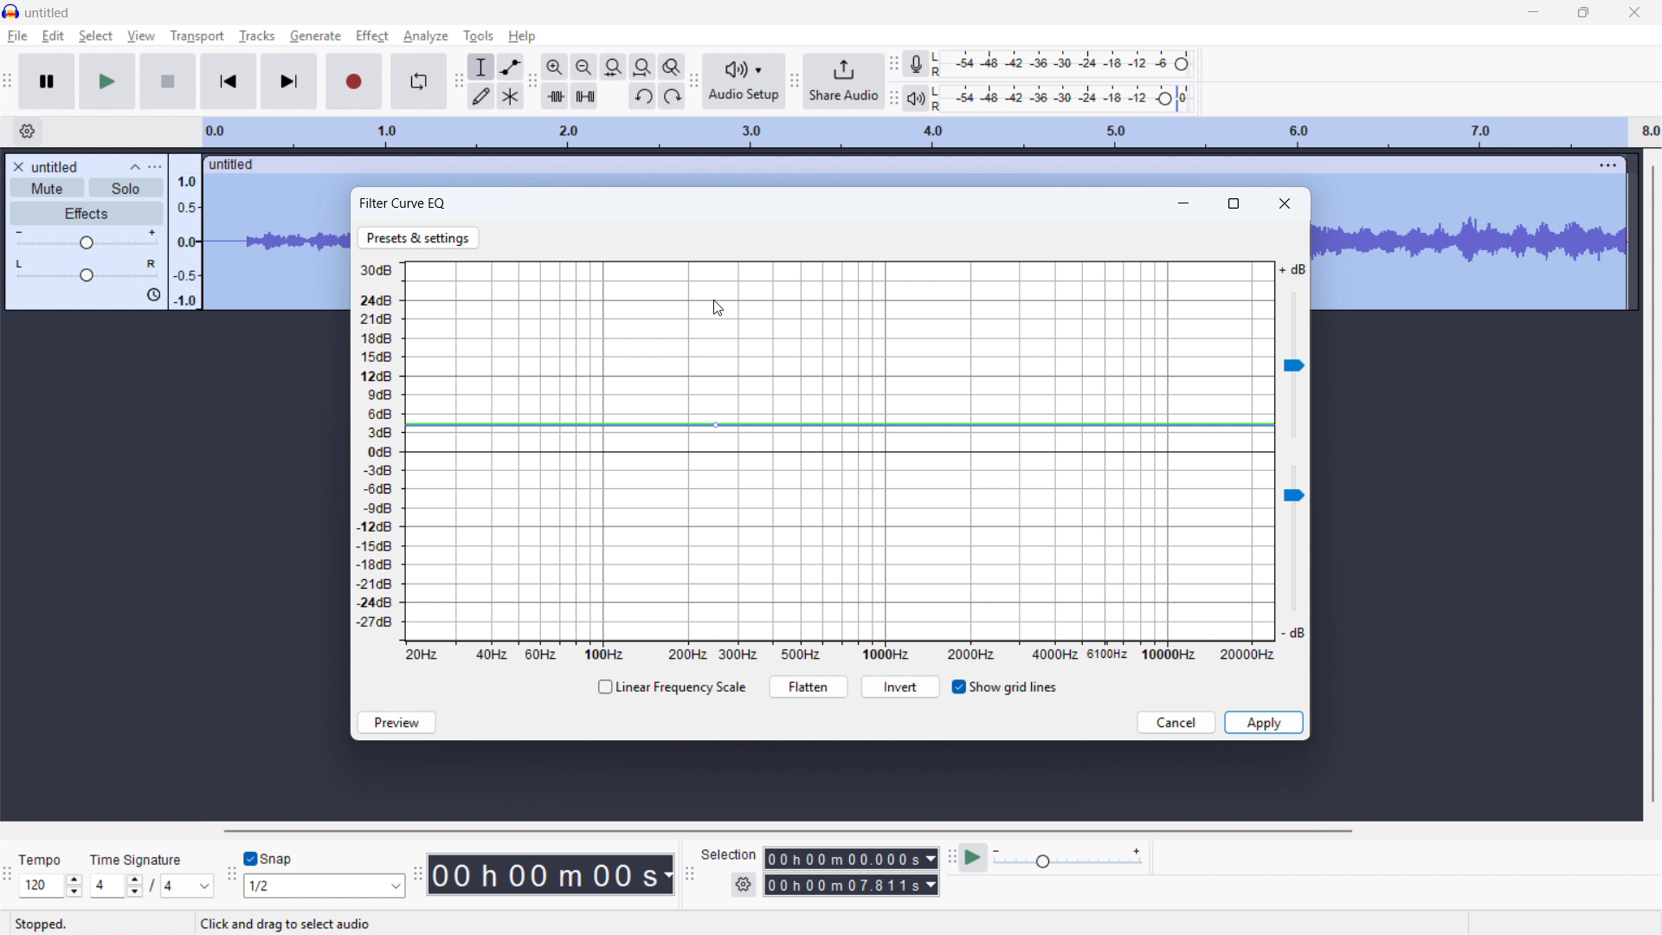 The height and width of the screenshot is (935, 1662). Describe the element at coordinates (380, 450) in the screenshot. I see `Amplitude ` at that location.